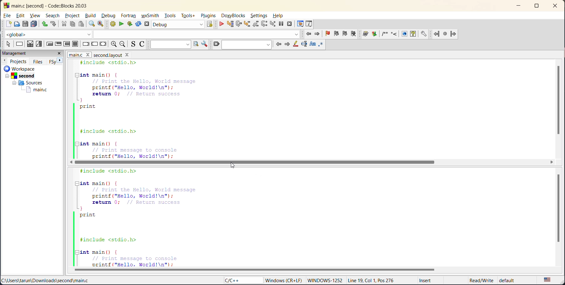 The image size is (565, 285). What do you see at coordinates (255, 162) in the screenshot?
I see `horizontal scroll bar` at bounding box center [255, 162].